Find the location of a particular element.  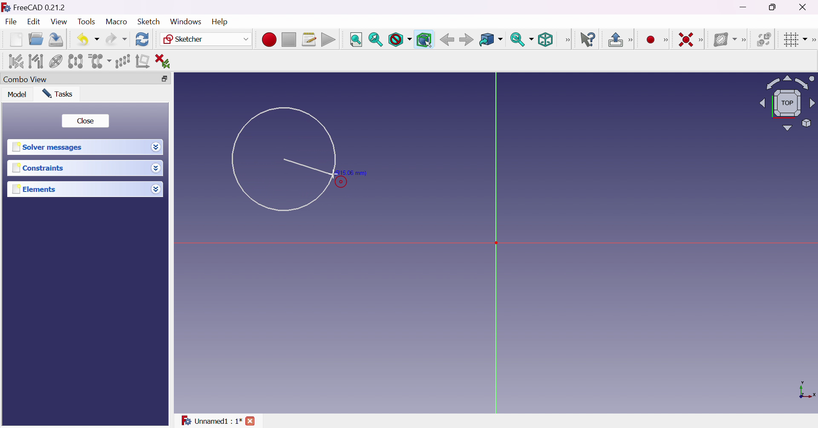

View is located at coordinates (60, 22).